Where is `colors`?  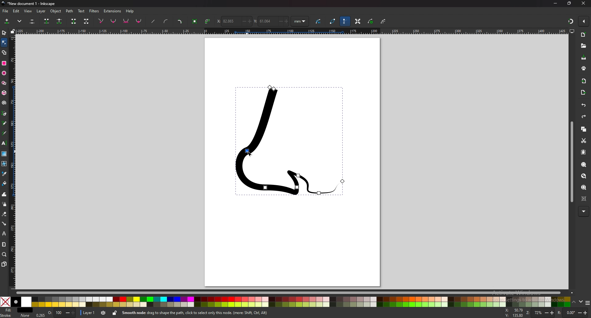
colors is located at coordinates (285, 302).